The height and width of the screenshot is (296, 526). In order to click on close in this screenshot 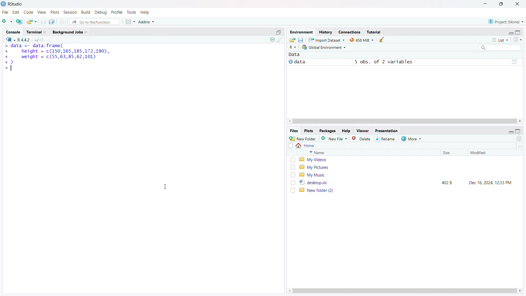, I will do `click(86, 32)`.